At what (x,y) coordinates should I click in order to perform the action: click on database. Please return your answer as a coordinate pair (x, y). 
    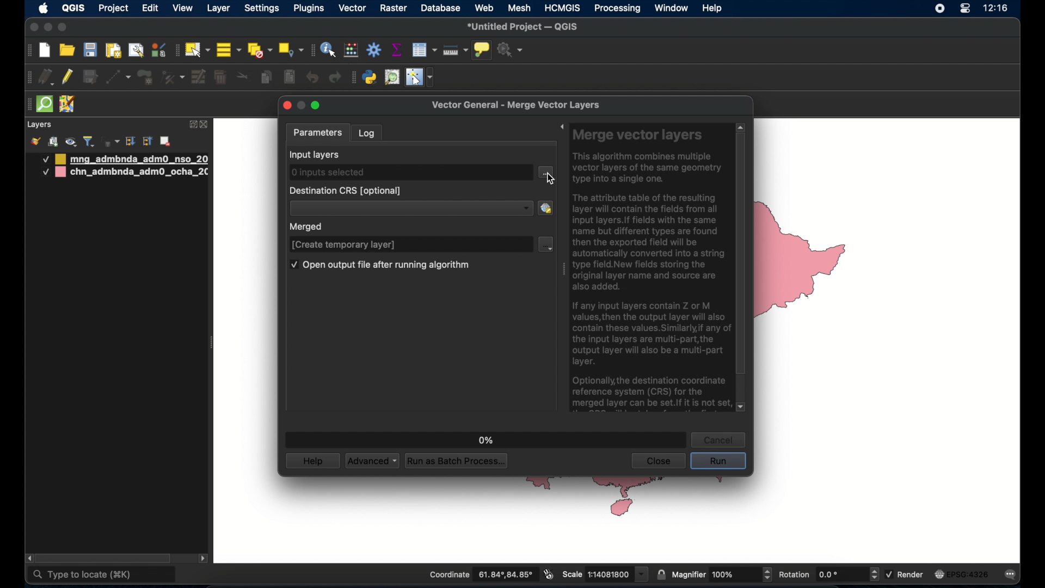
    Looking at the image, I should click on (441, 9).